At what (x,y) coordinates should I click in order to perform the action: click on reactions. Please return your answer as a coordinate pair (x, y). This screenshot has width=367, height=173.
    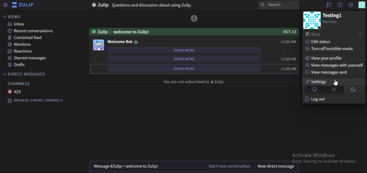
    Looking at the image, I should click on (21, 51).